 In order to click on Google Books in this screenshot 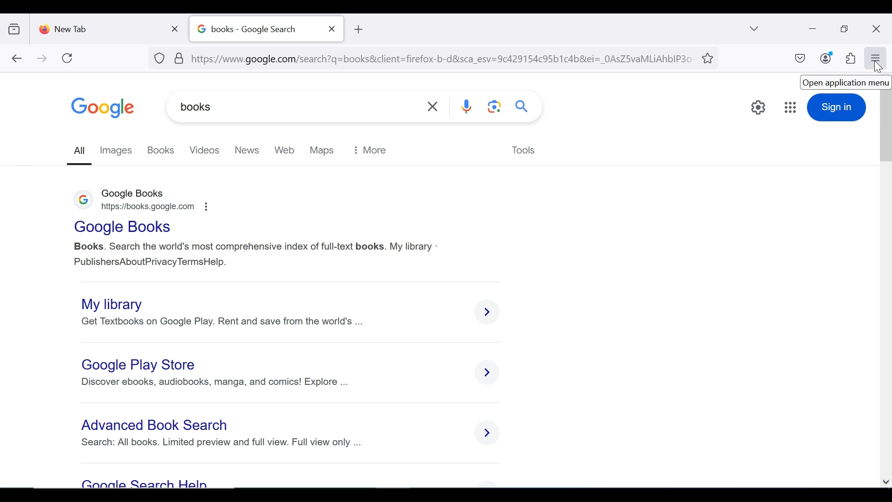, I will do `click(124, 228)`.